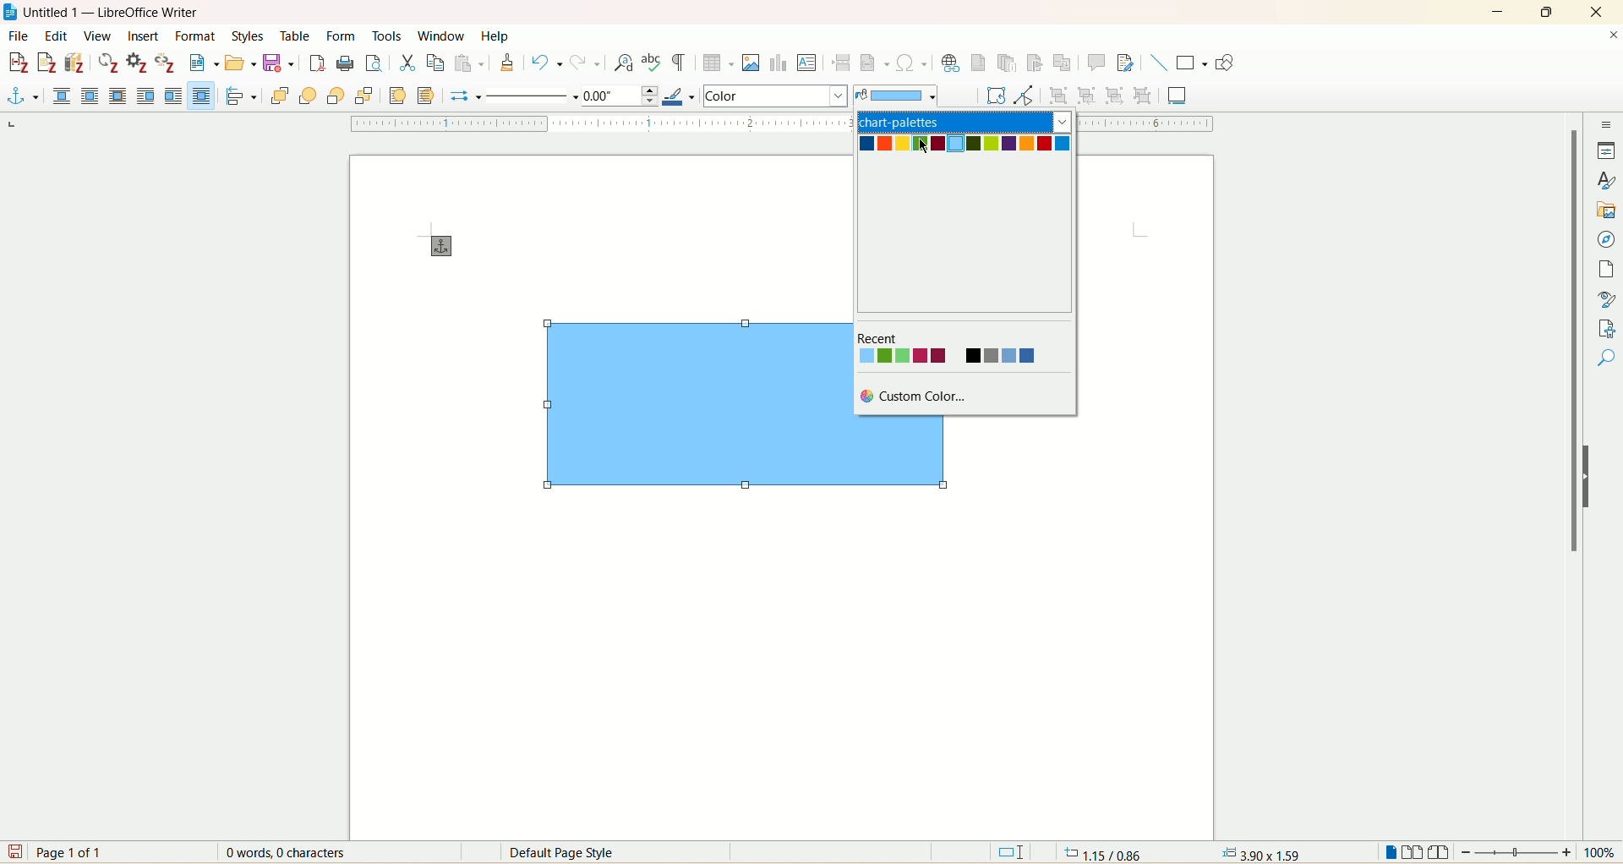 Image resolution: width=1623 pixels, height=864 pixels. What do you see at coordinates (1605, 211) in the screenshot?
I see `gallery` at bounding box center [1605, 211].